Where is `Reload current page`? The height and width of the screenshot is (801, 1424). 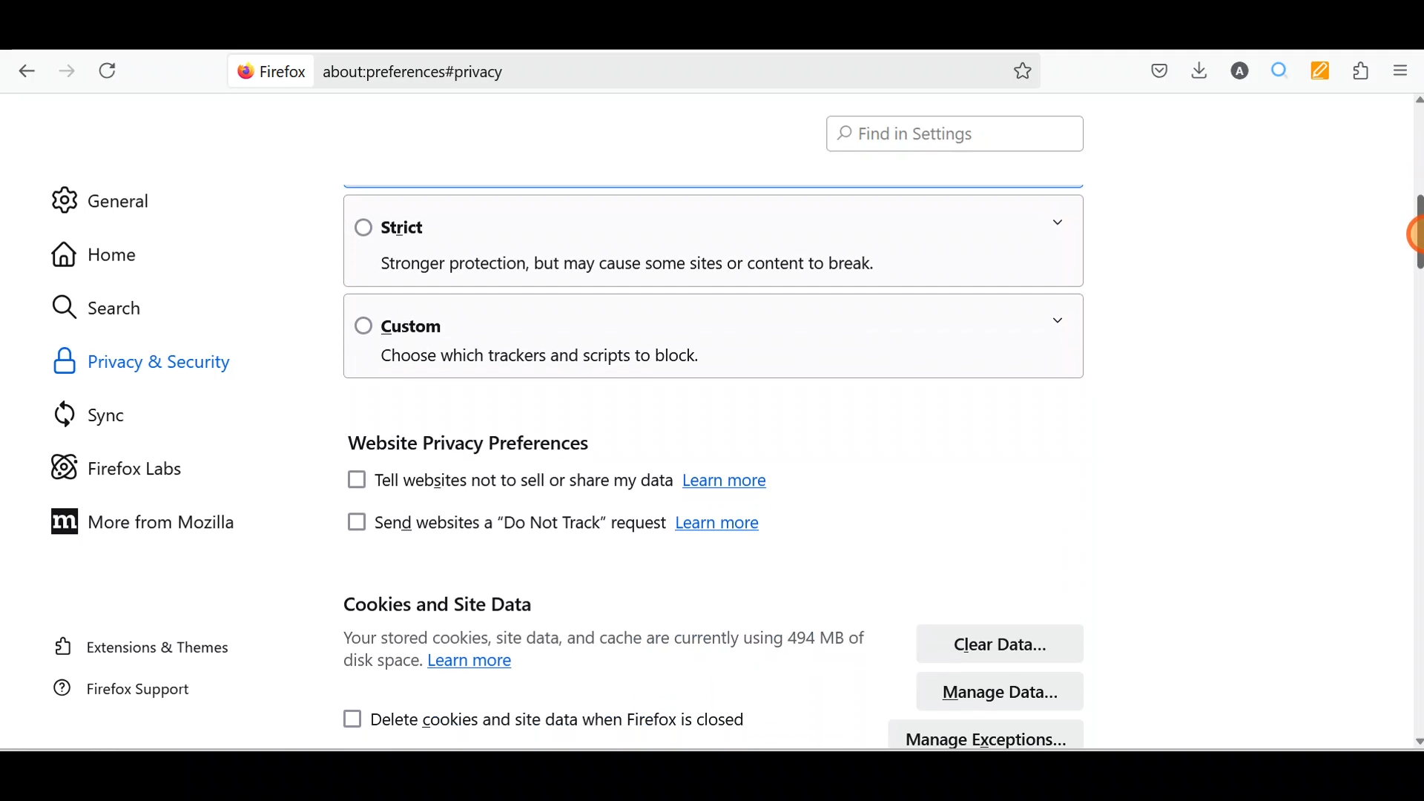
Reload current page is located at coordinates (110, 66).